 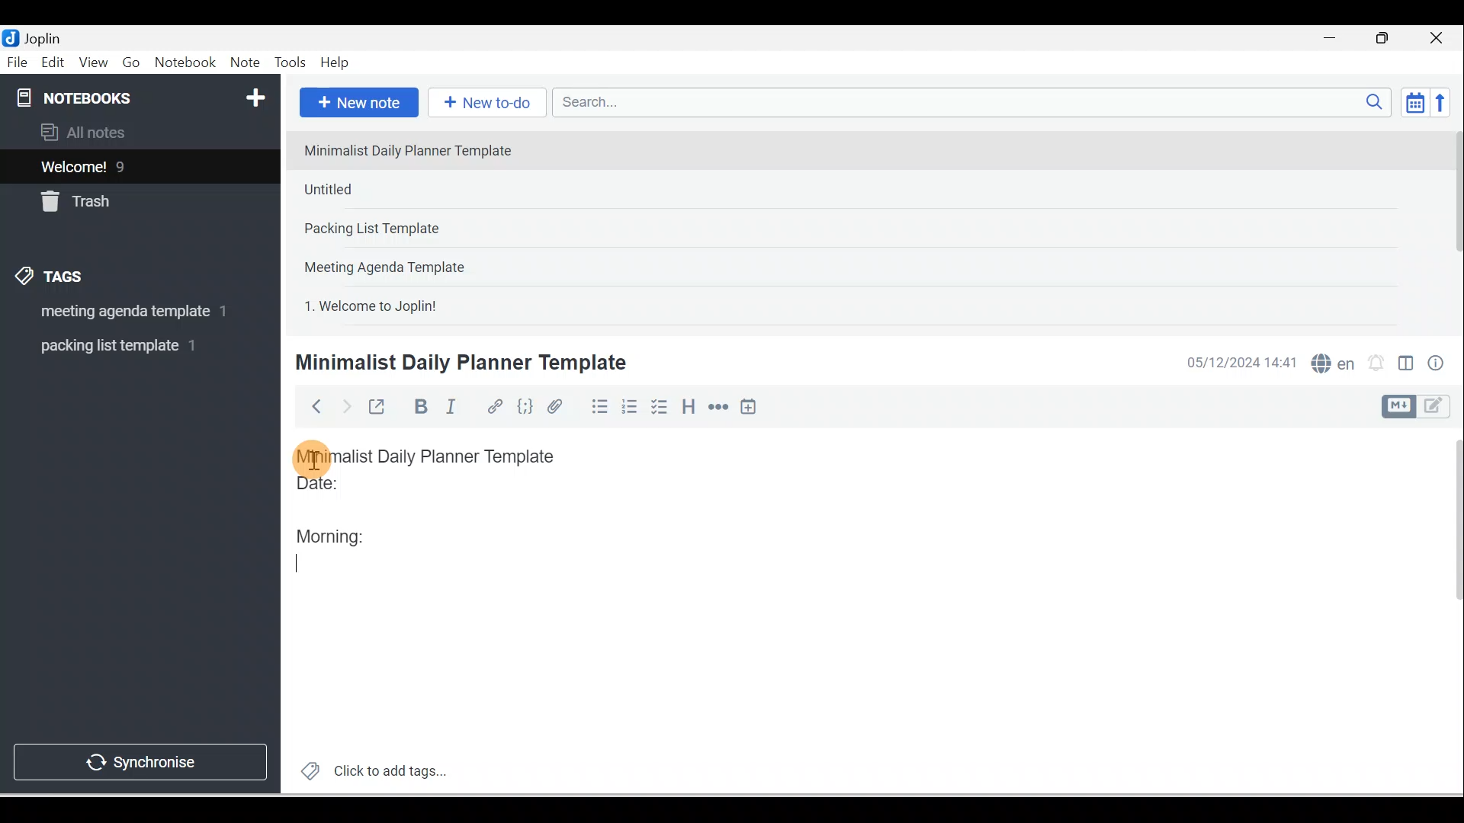 I want to click on Tag 1, so click(x=120, y=312).